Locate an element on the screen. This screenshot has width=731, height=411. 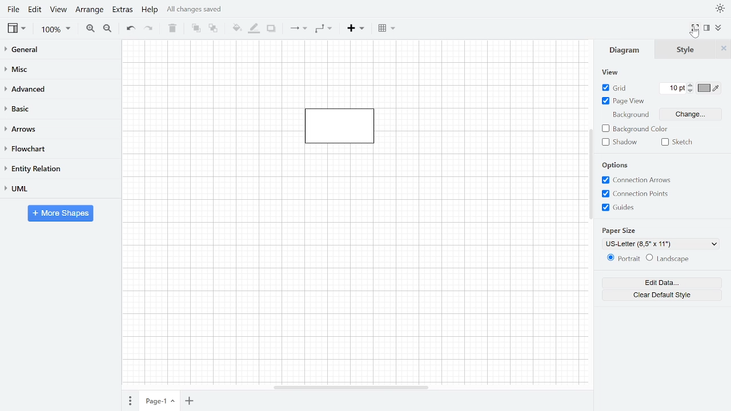
CLose is located at coordinates (724, 49).